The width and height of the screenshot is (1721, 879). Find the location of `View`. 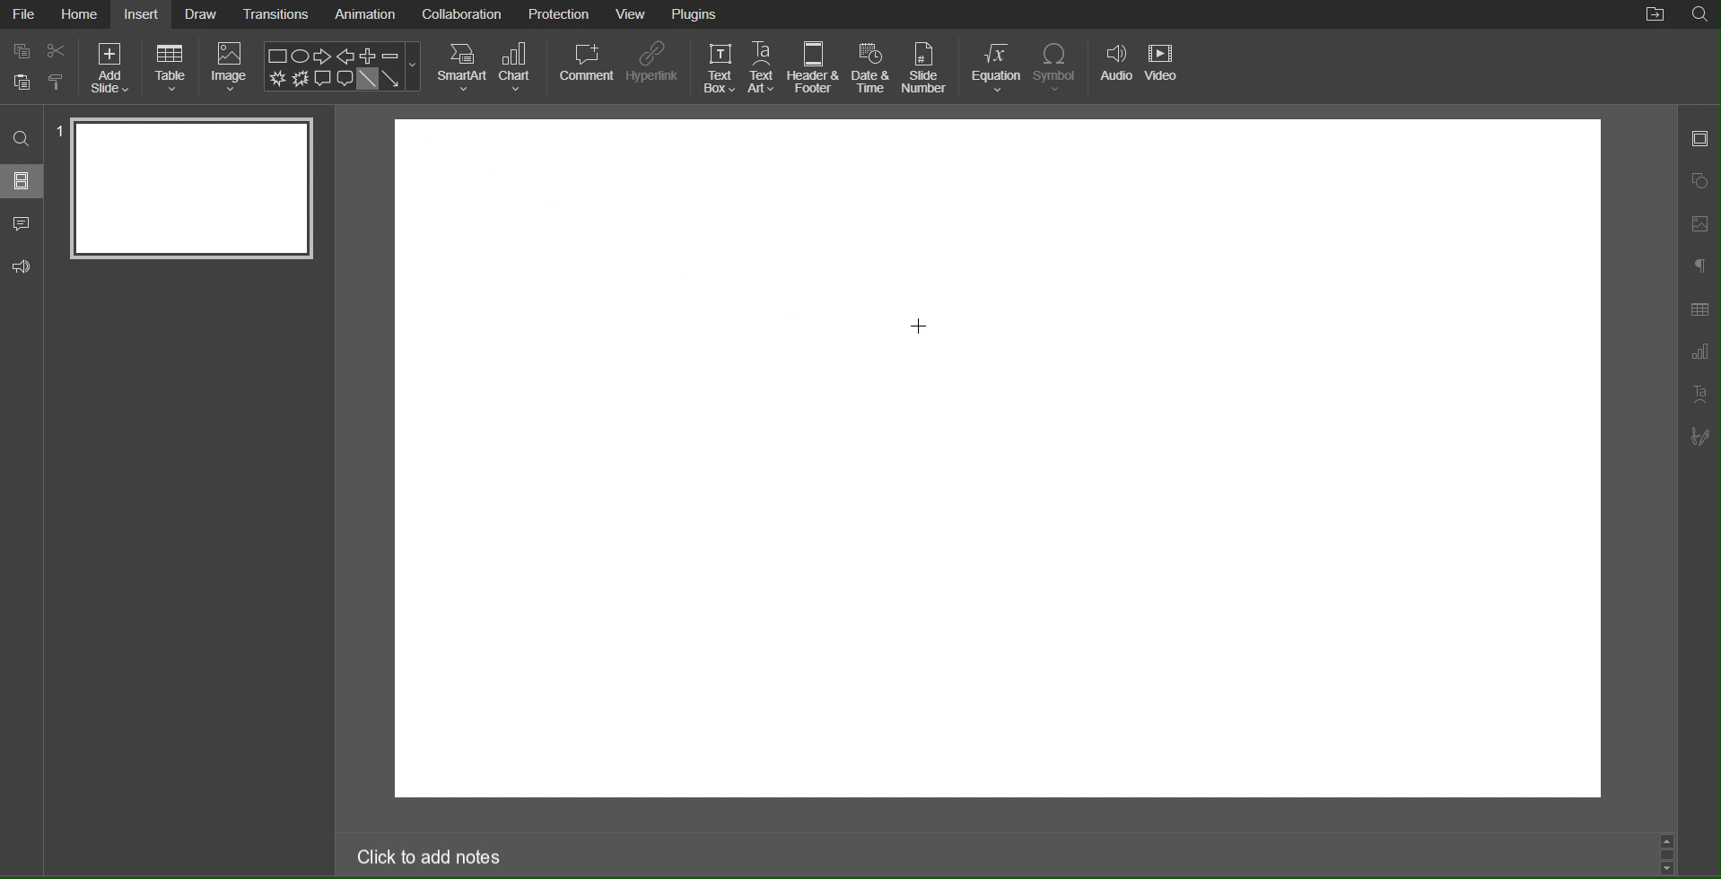

View is located at coordinates (633, 15).